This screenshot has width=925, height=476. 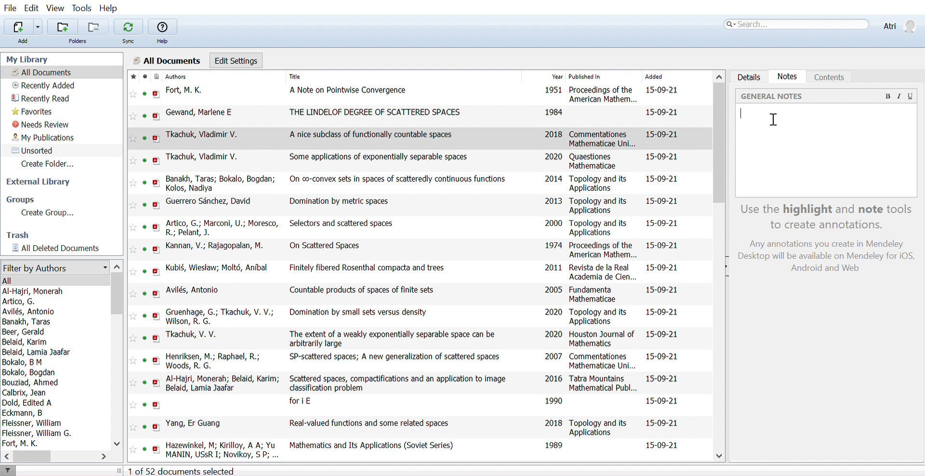 What do you see at coordinates (199, 113) in the screenshot?
I see `Gewand, Marlene E` at bounding box center [199, 113].